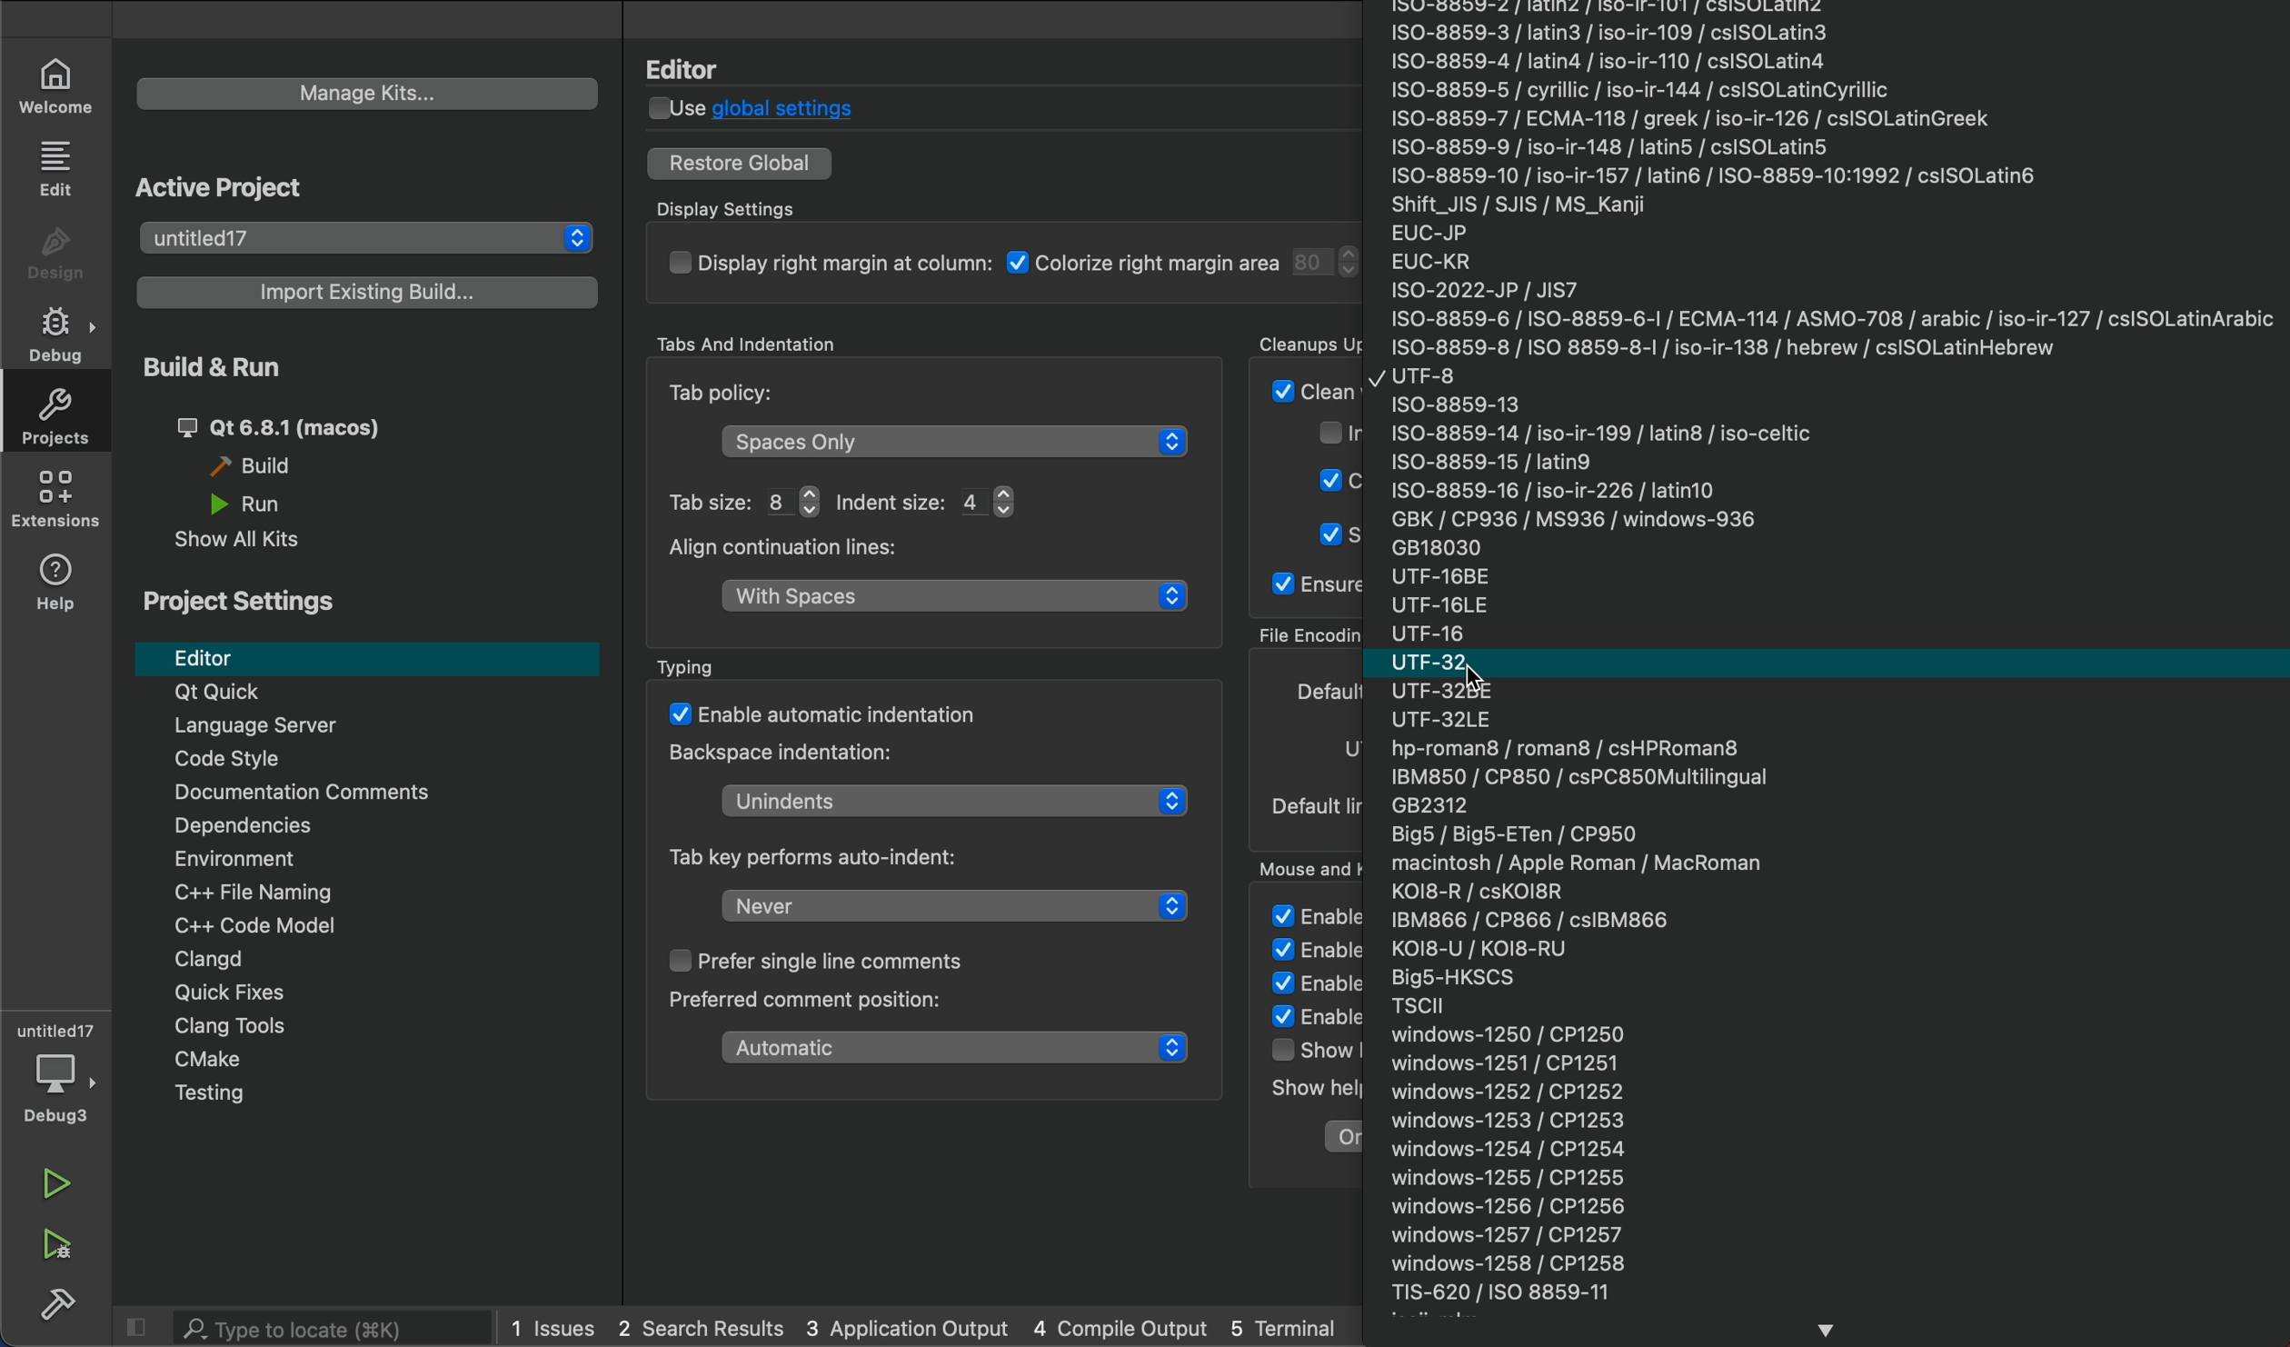 The width and height of the screenshot is (2290, 1347). Describe the element at coordinates (236, 185) in the screenshot. I see `Active Project` at that location.